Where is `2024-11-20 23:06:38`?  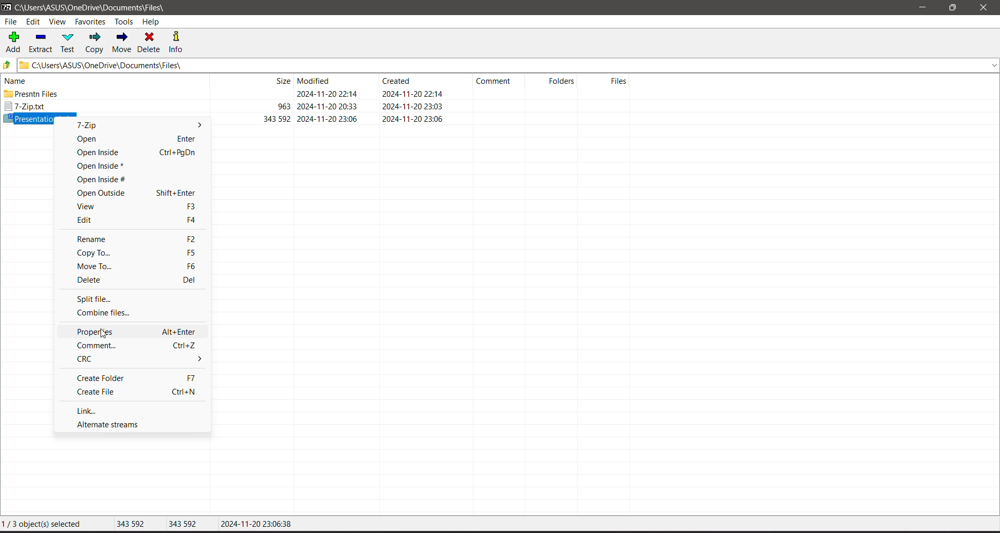 2024-11-20 23:06:38 is located at coordinates (254, 523).